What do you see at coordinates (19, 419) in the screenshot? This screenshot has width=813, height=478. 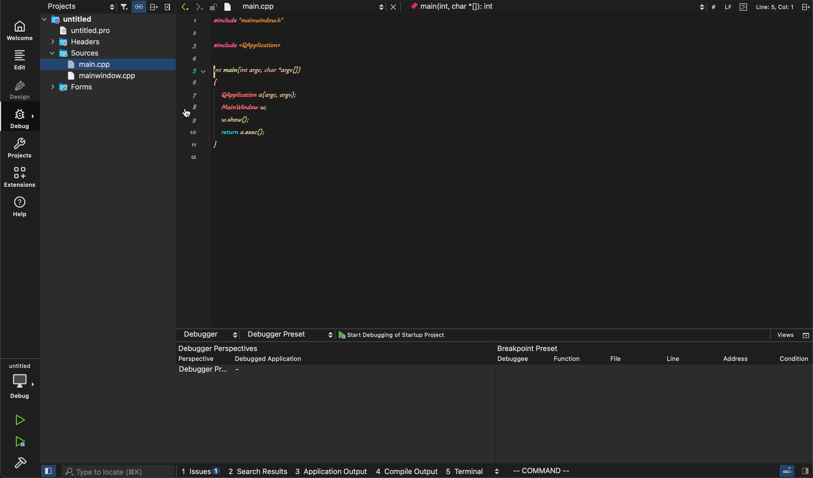 I see `run` at bounding box center [19, 419].